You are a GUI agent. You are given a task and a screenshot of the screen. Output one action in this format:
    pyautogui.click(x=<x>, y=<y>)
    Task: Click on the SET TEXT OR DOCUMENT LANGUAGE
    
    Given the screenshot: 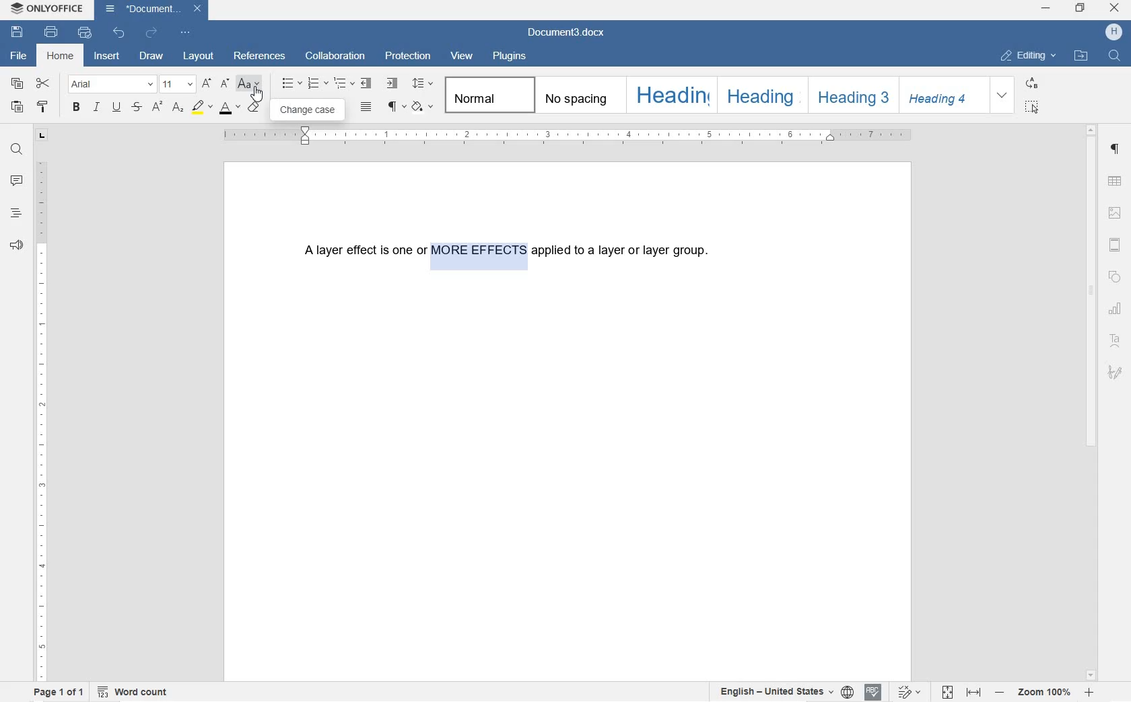 What is the action you would take?
    pyautogui.click(x=782, y=692)
    